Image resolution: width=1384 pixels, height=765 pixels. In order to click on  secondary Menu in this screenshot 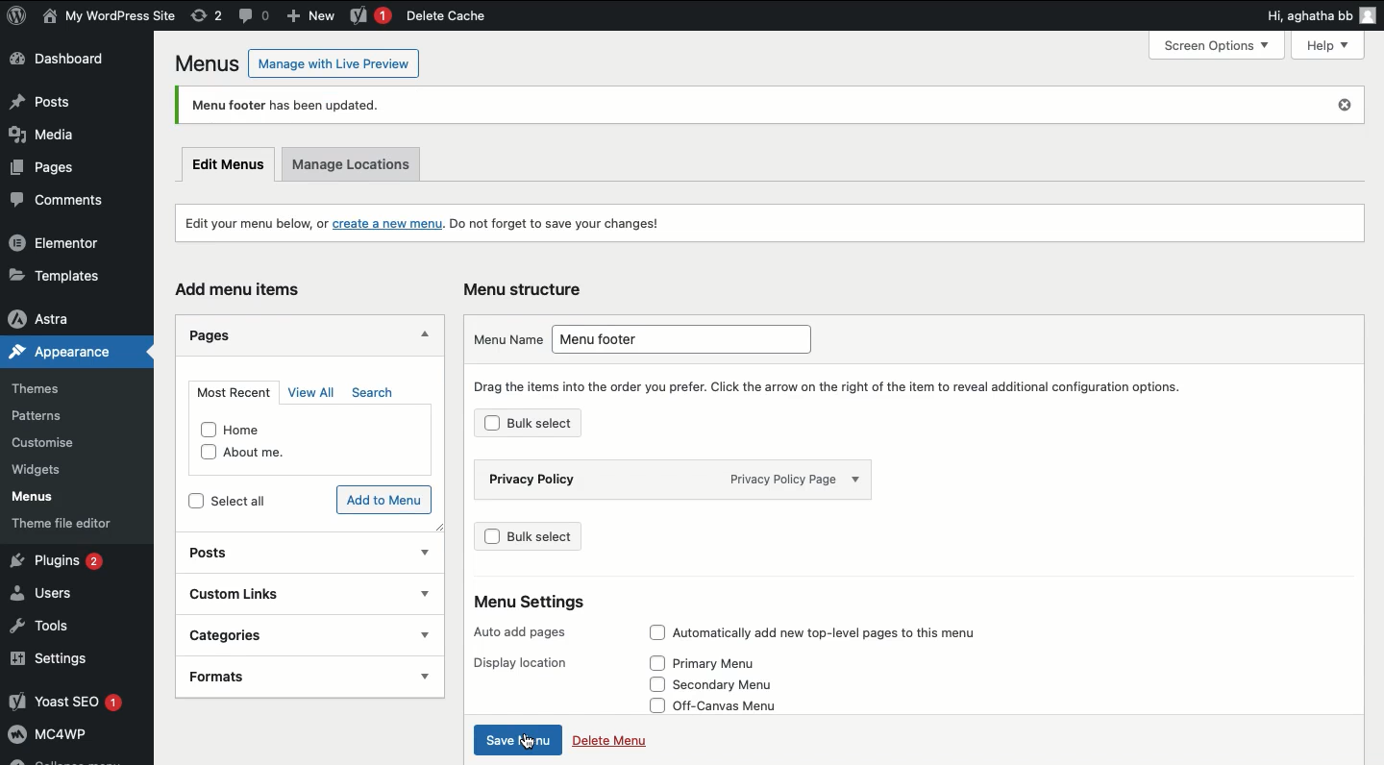, I will do `click(745, 684)`.